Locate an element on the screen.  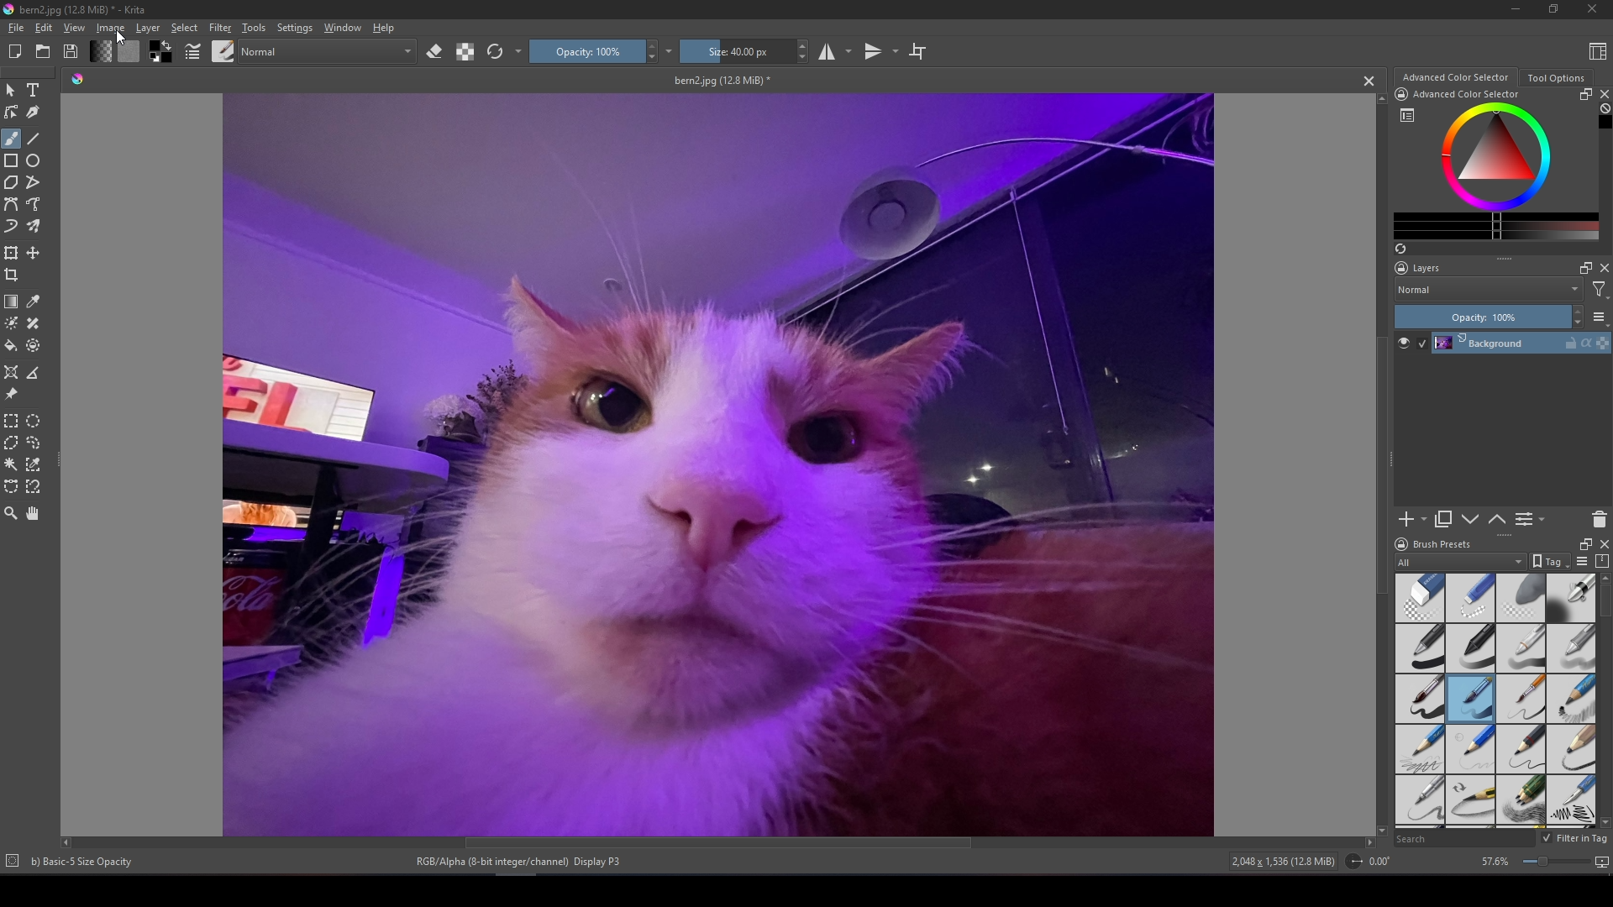
Bezier line tool is located at coordinates (12, 204).